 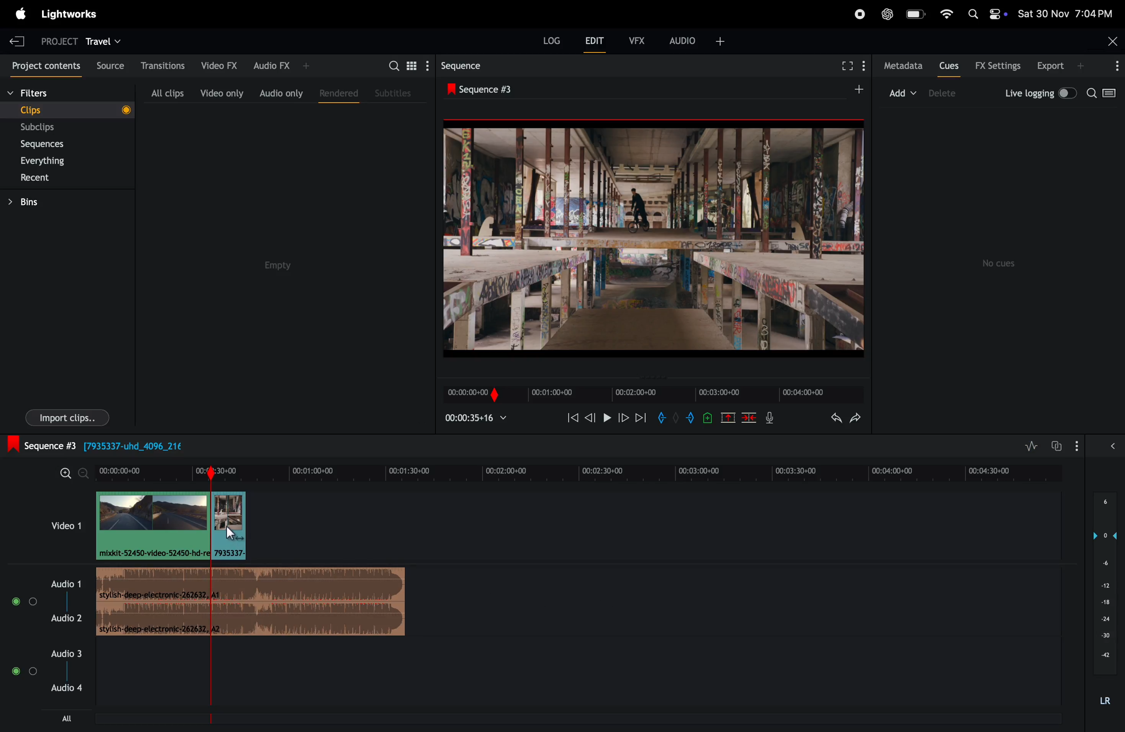 I want to click on 6 (layers), so click(x=1105, y=506).